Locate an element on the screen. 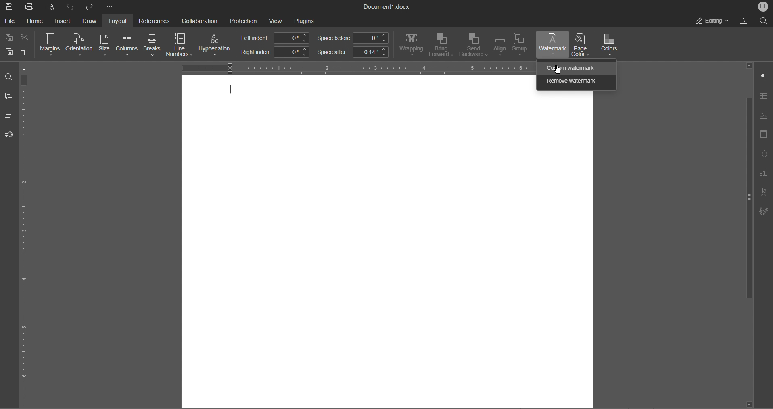 The width and height of the screenshot is (773, 409). Left indent is located at coordinates (276, 38).